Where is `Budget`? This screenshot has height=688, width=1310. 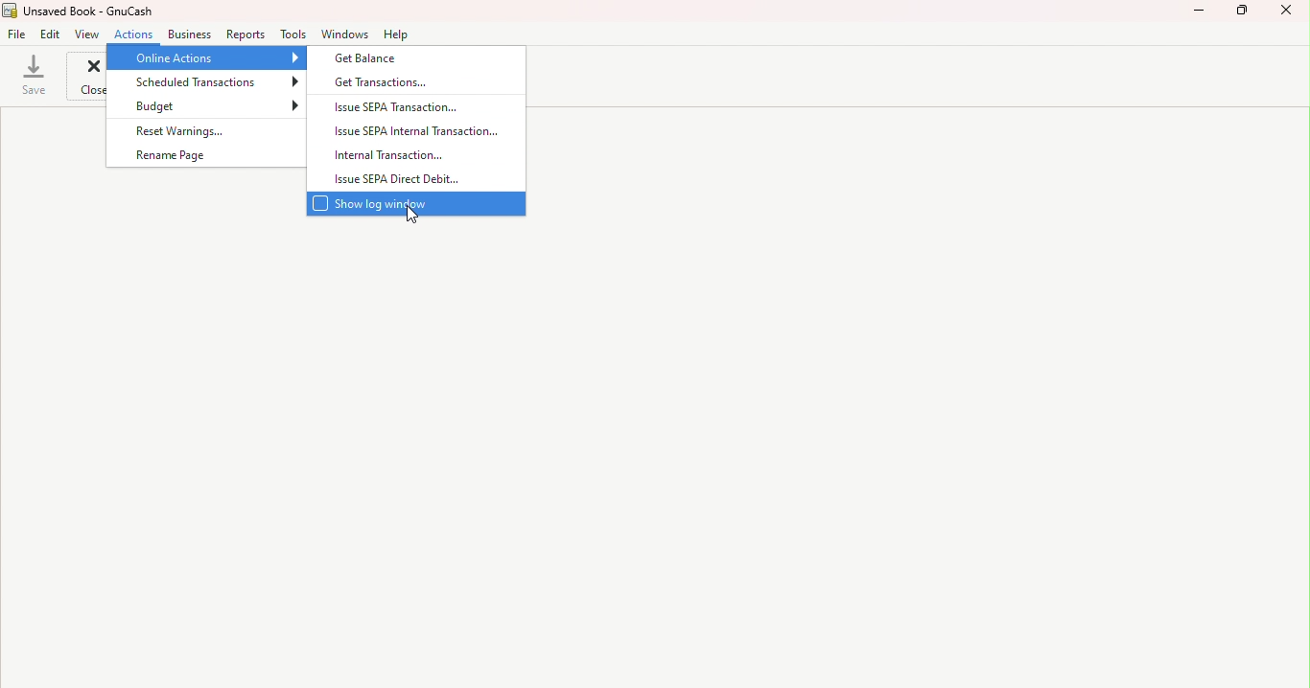 Budget is located at coordinates (210, 105).